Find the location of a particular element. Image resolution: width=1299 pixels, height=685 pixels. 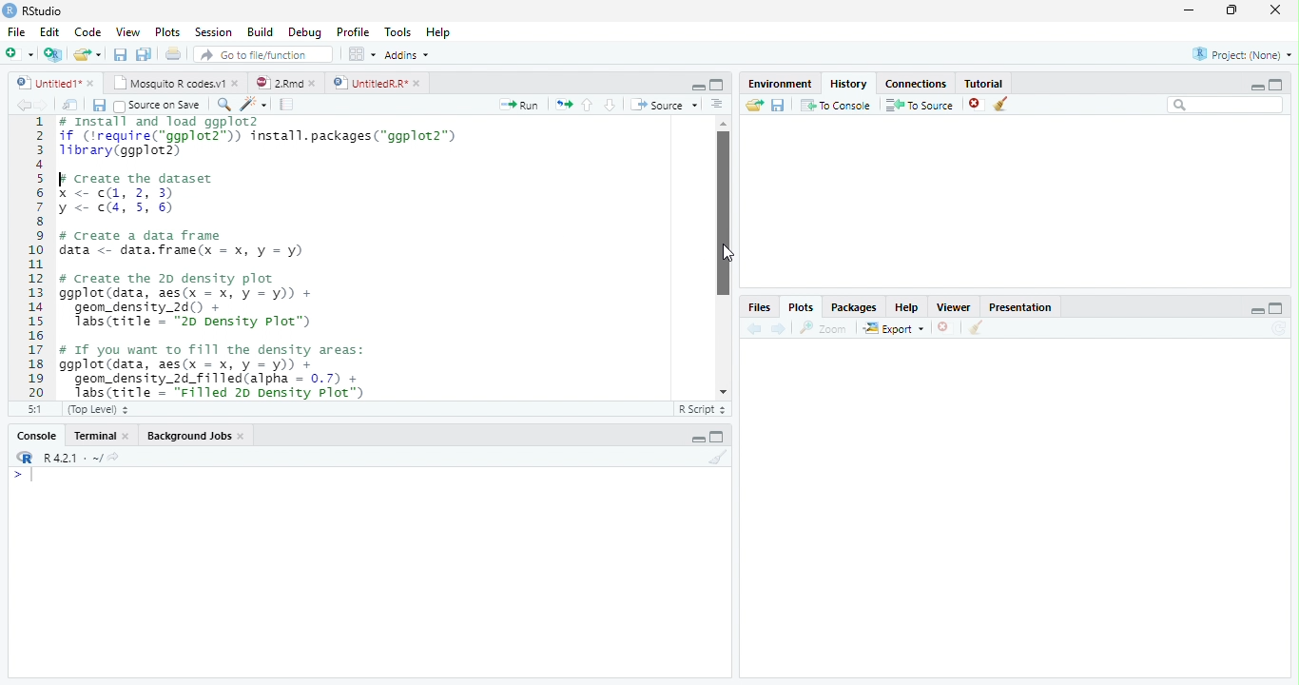

re-run the previous code is located at coordinates (563, 104).